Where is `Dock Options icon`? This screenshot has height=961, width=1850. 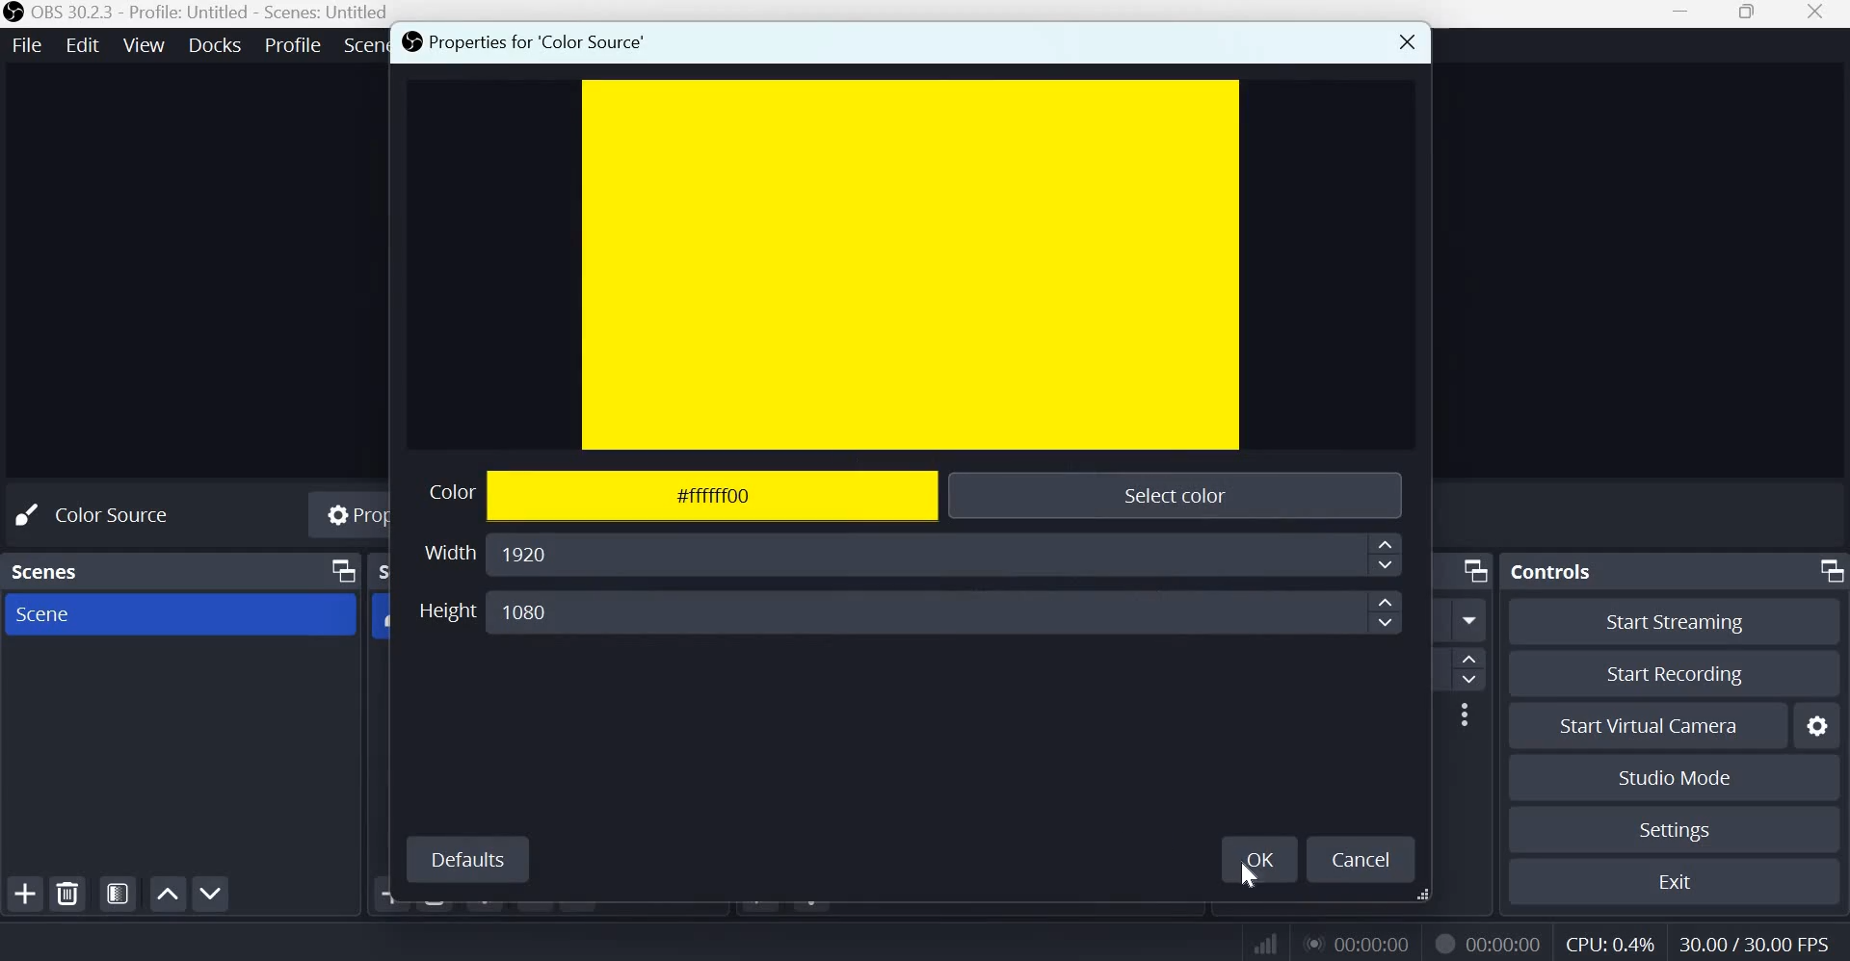 Dock Options icon is located at coordinates (337, 572).